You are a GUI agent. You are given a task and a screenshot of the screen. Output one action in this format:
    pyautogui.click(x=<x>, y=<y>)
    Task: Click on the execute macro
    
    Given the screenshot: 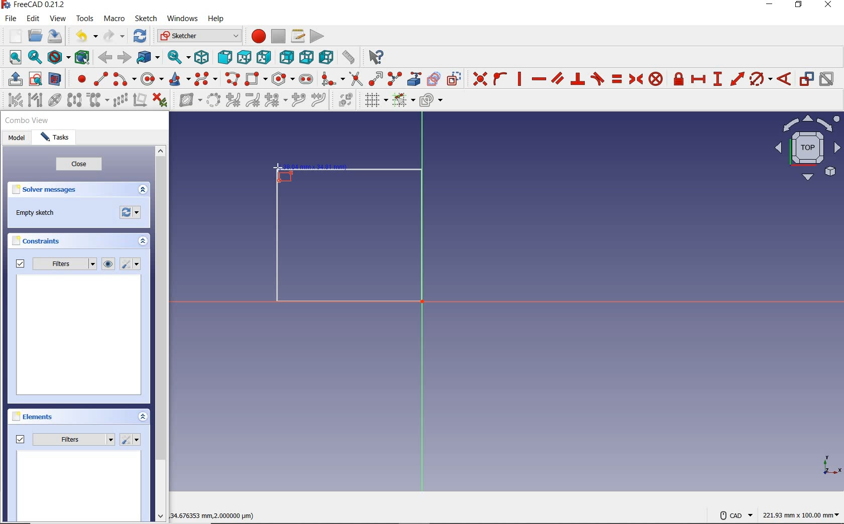 What is the action you would take?
    pyautogui.click(x=317, y=36)
    